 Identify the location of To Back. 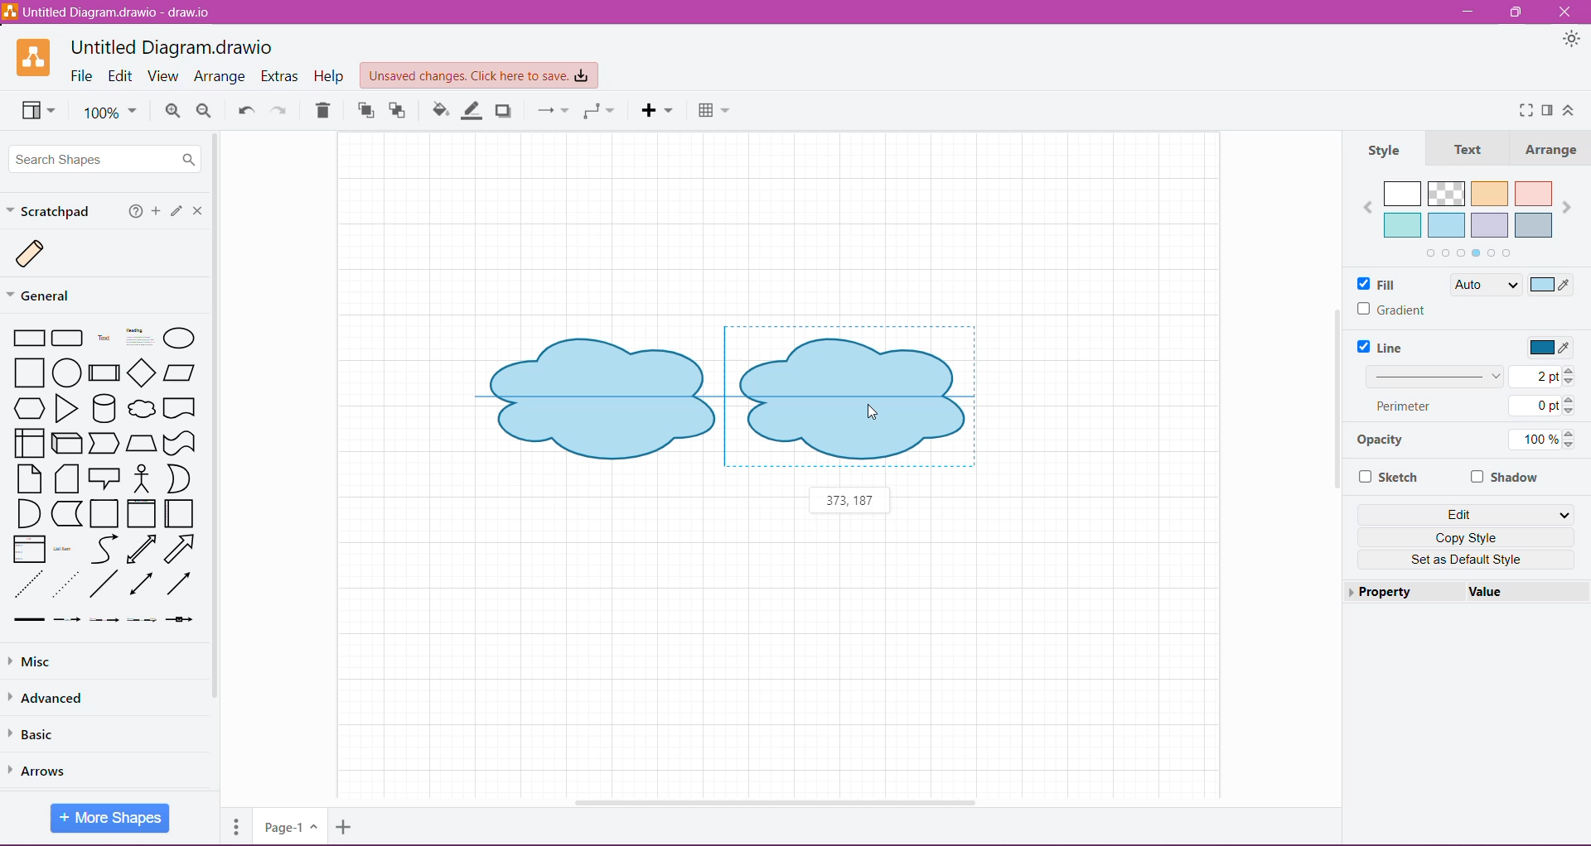
(399, 112).